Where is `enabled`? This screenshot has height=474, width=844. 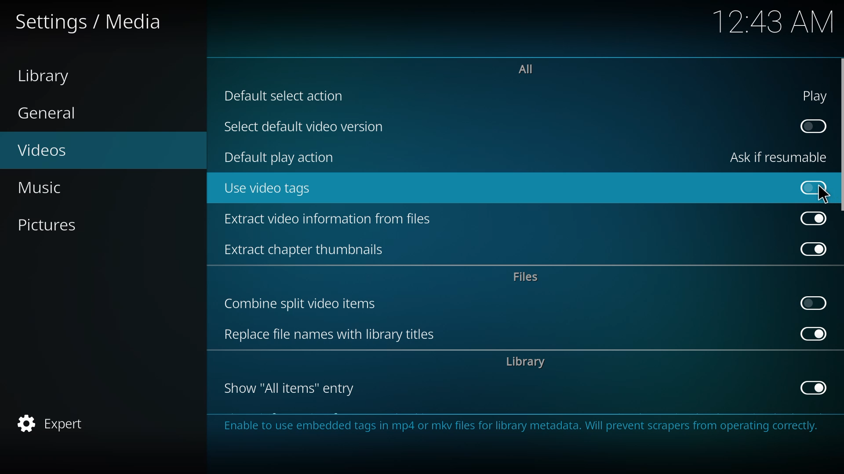
enabled is located at coordinates (814, 388).